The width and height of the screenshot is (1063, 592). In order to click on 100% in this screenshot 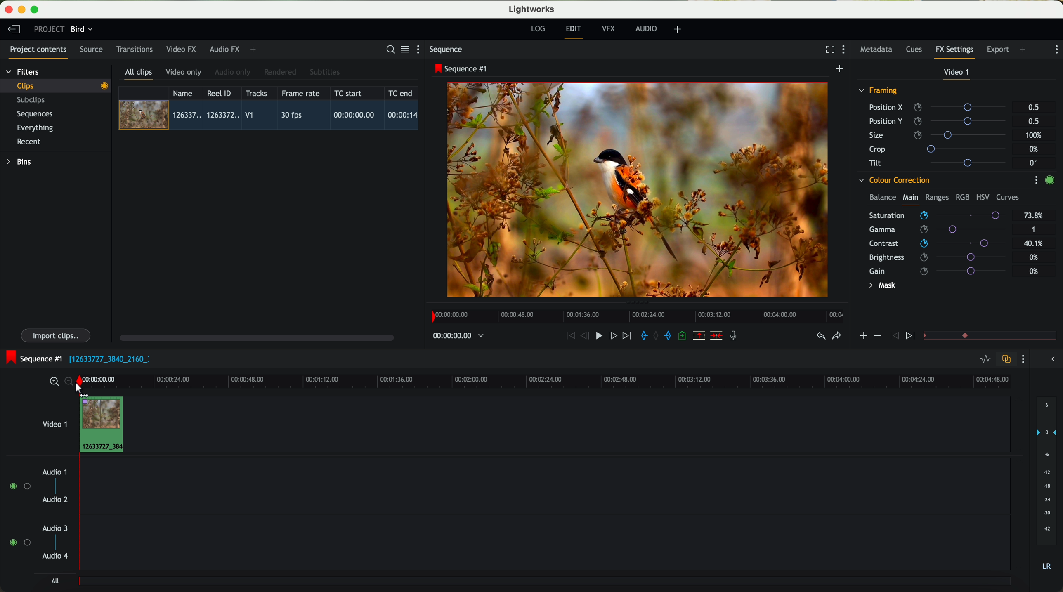, I will do `click(1036, 135)`.